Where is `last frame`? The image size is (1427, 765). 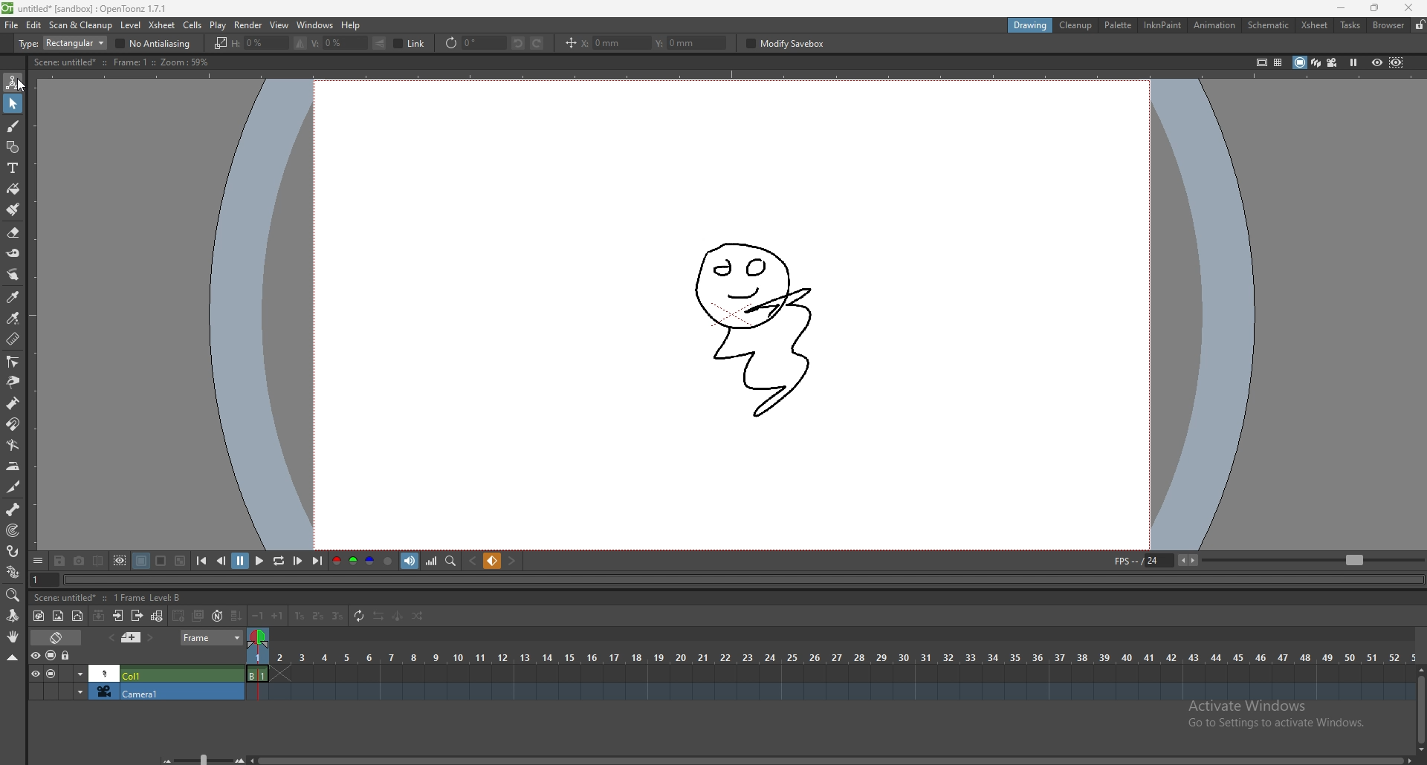
last frame is located at coordinates (317, 561).